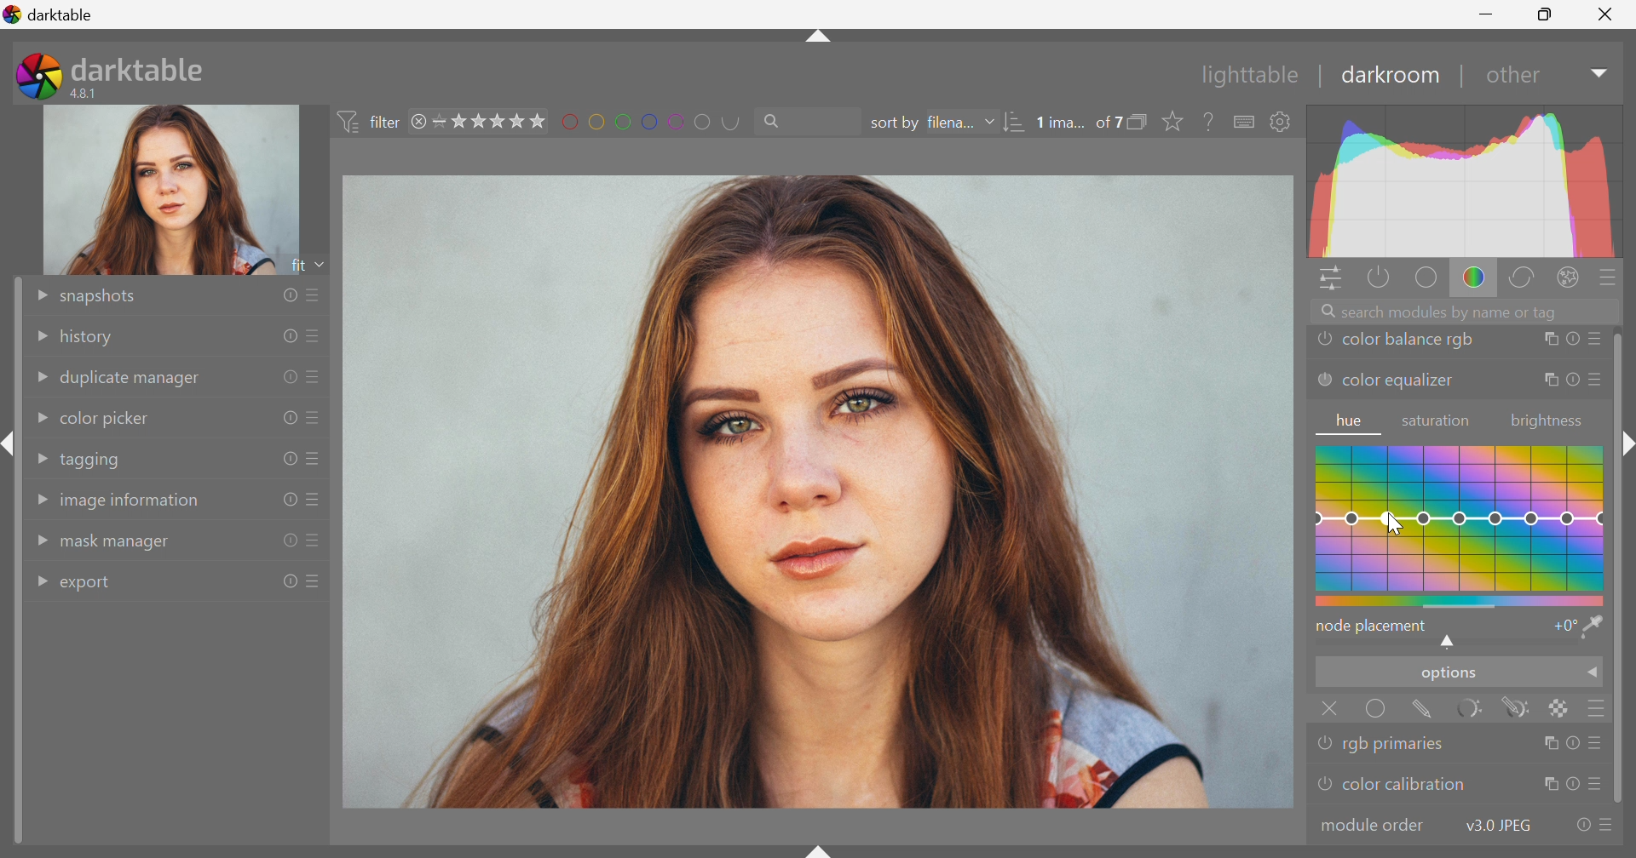  What do you see at coordinates (39, 379) in the screenshot?
I see `Drop Down` at bounding box center [39, 379].